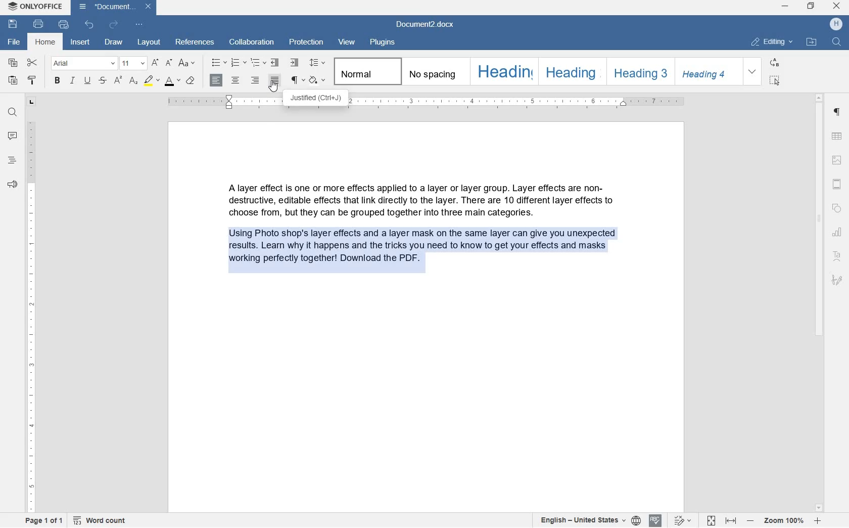 Image resolution: width=849 pixels, height=528 pixels. Describe the element at coordinates (773, 42) in the screenshot. I see `EDITING` at that location.